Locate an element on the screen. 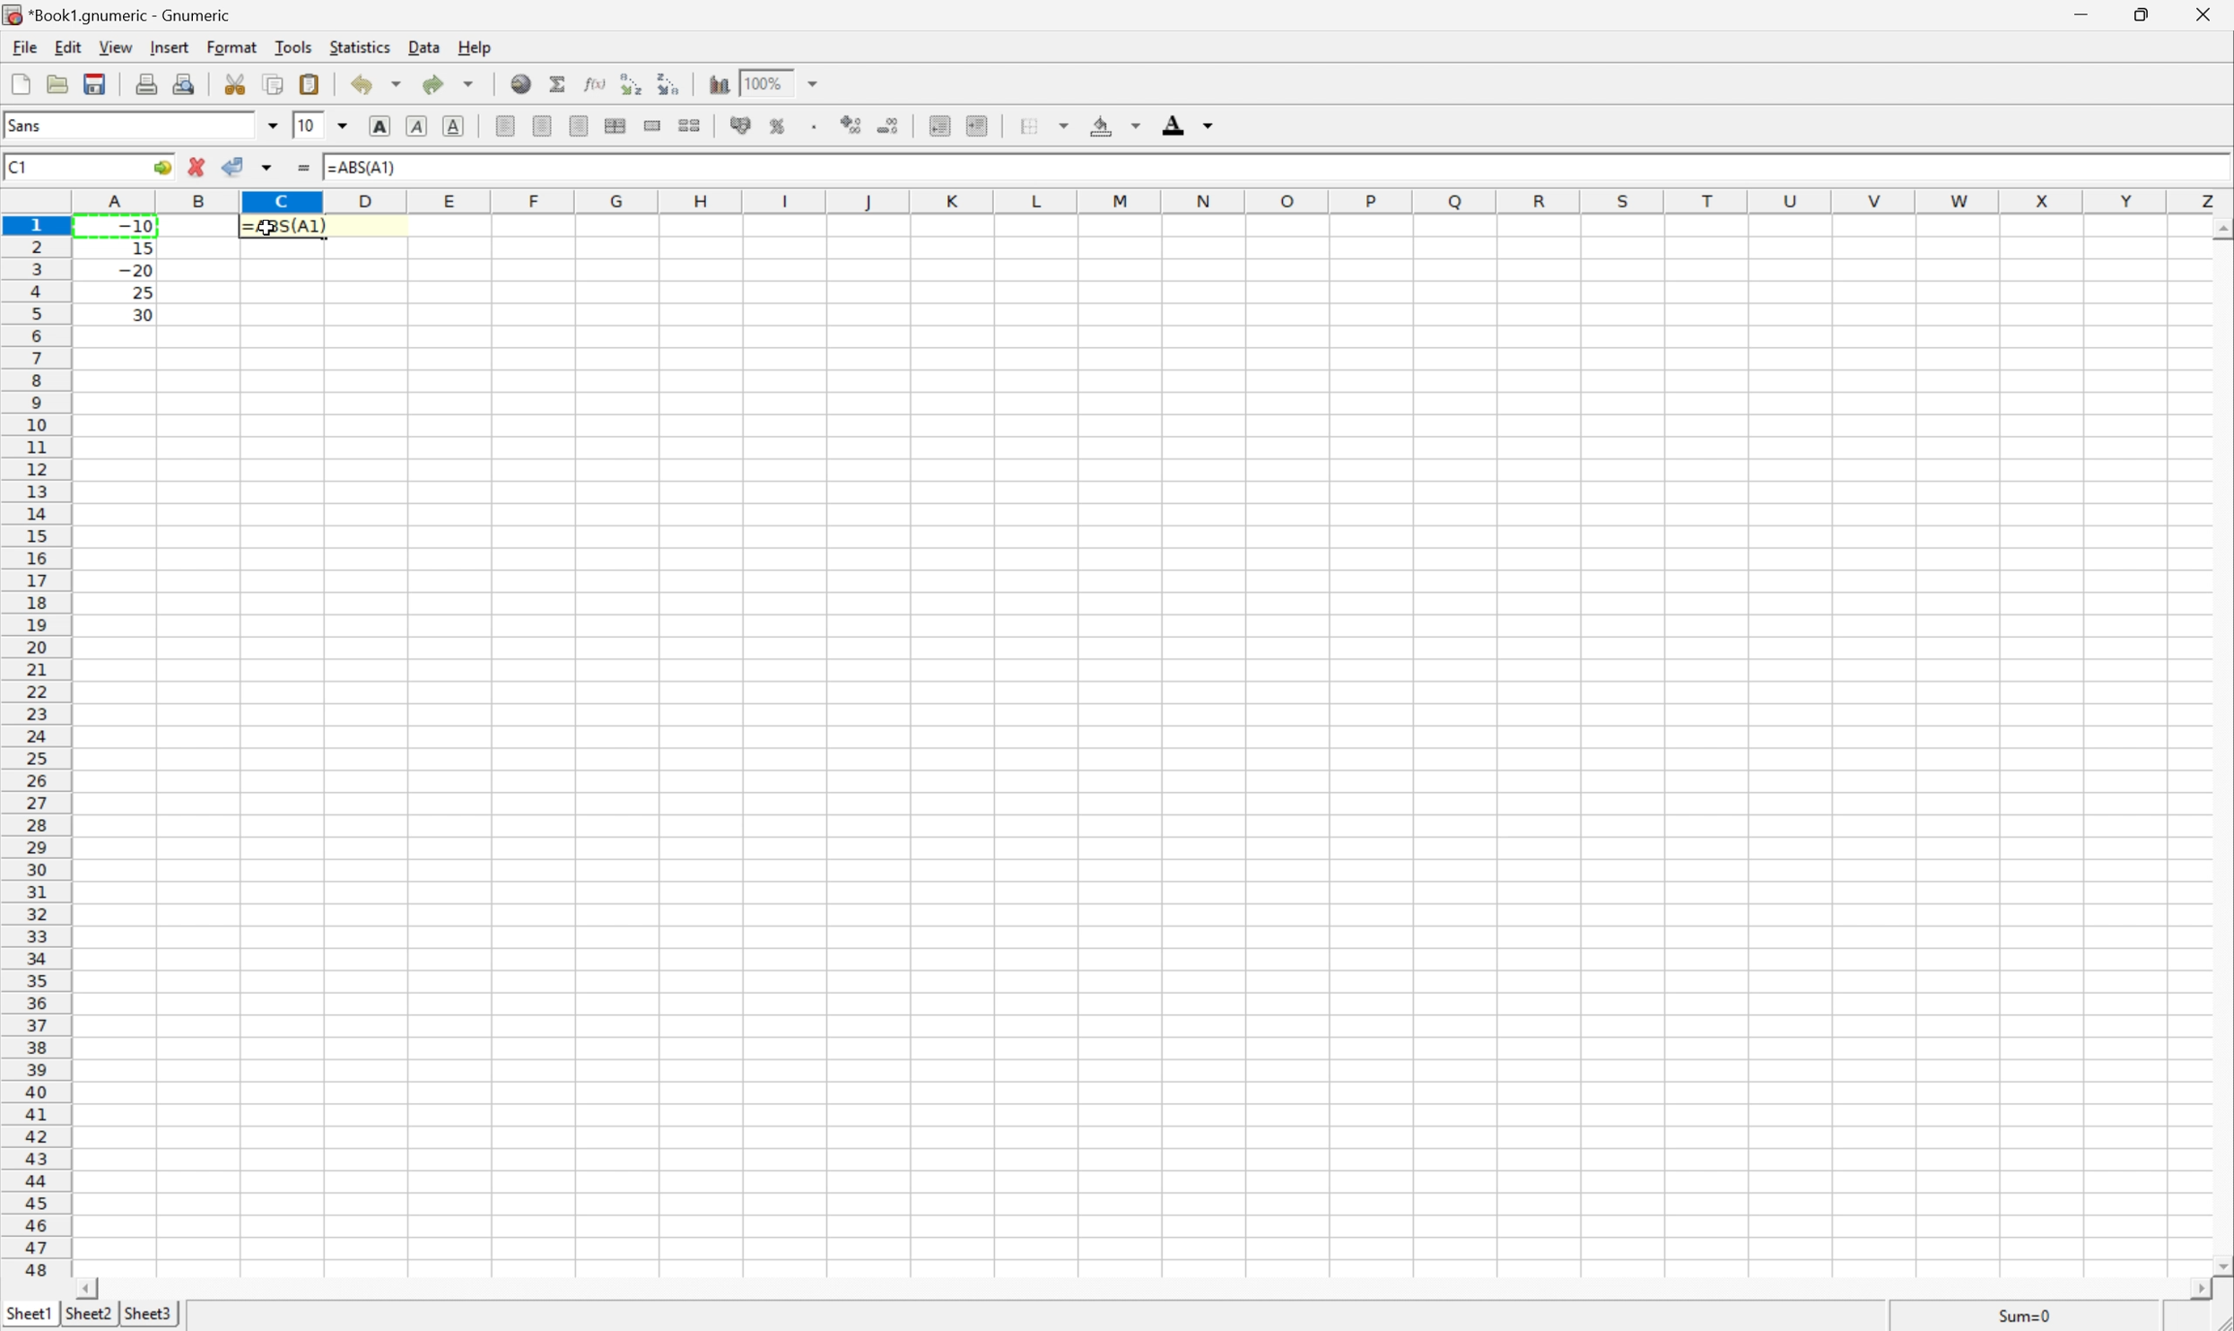 The width and height of the screenshot is (2234, 1331). Scroll down is located at coordinates (2220, 1263).